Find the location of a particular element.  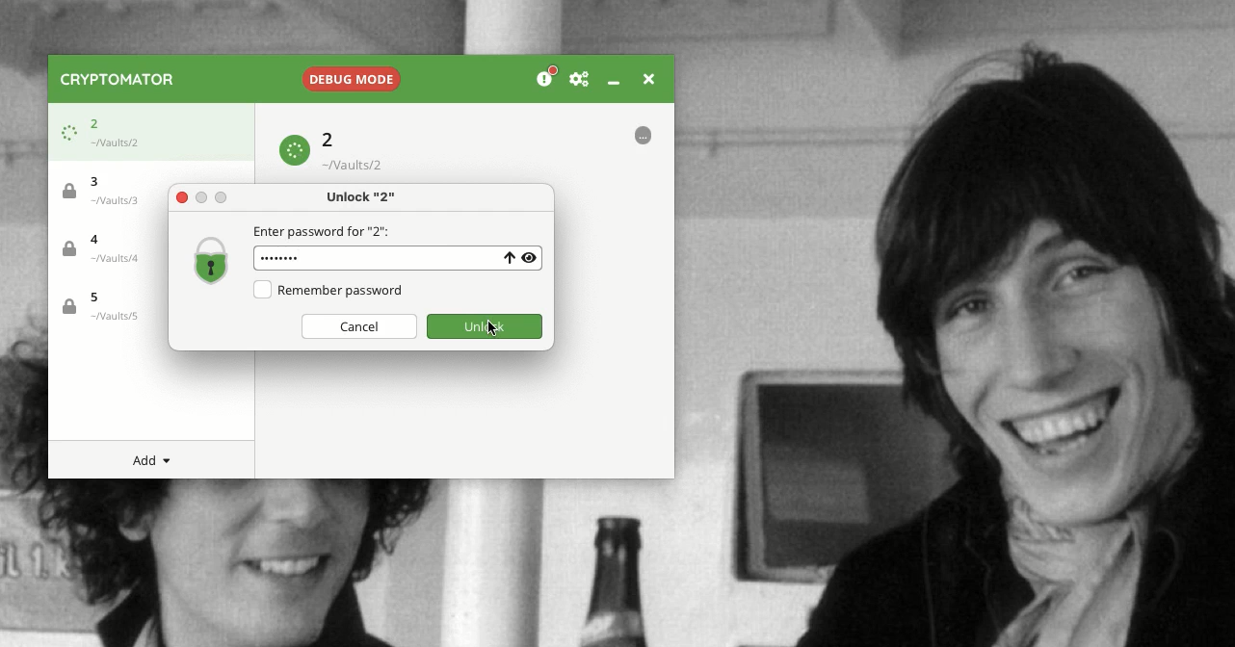

Clicking unlock is located at coordinates (485, 328).